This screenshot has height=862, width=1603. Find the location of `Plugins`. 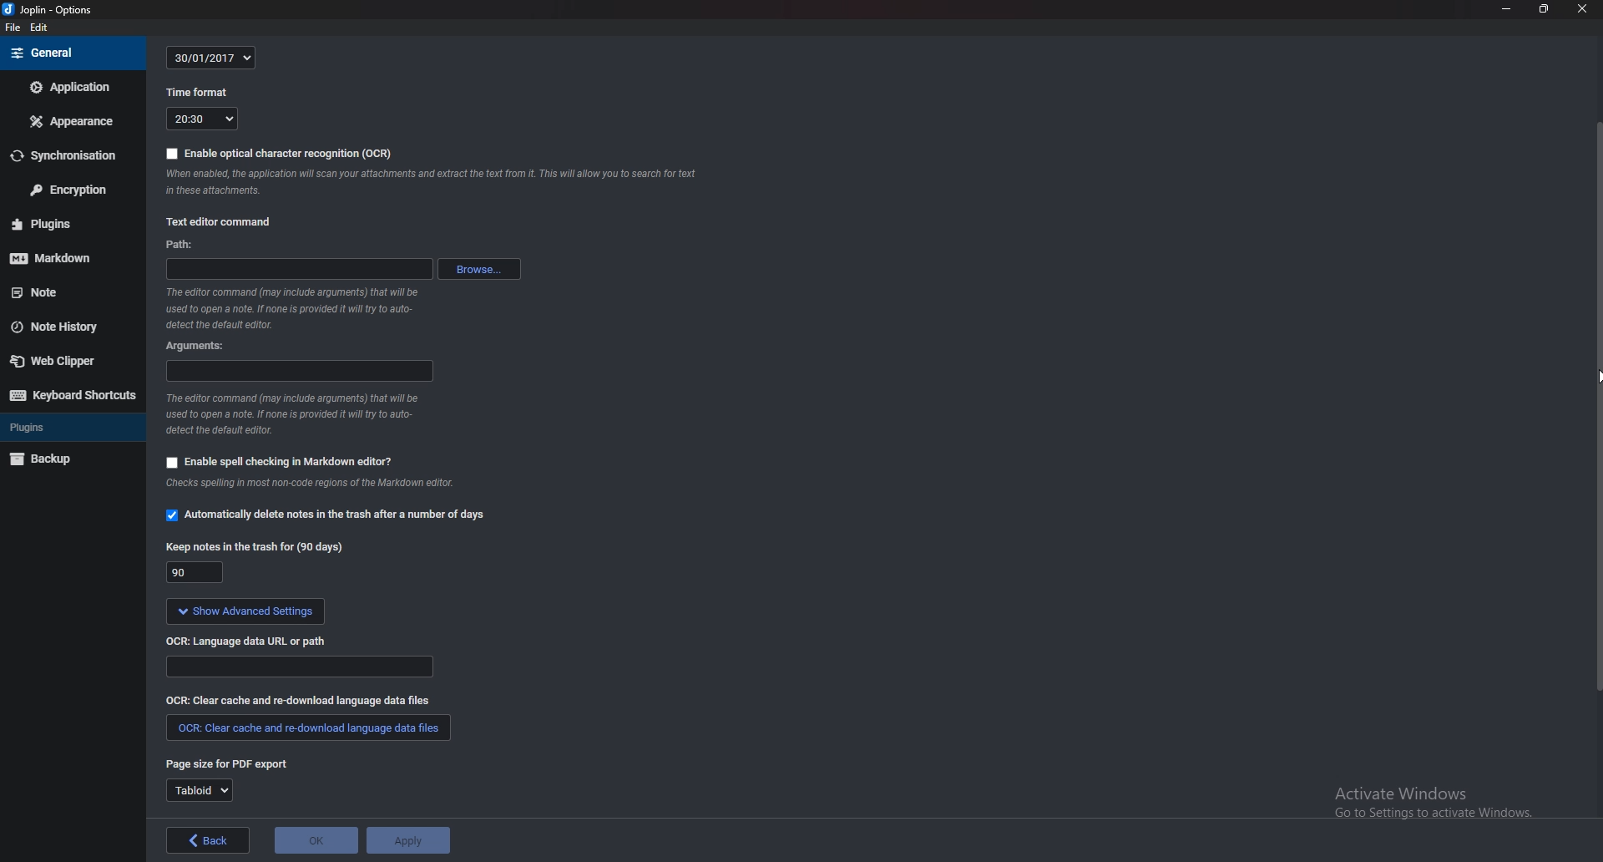

Plugins is located at coordinates (51, 225).